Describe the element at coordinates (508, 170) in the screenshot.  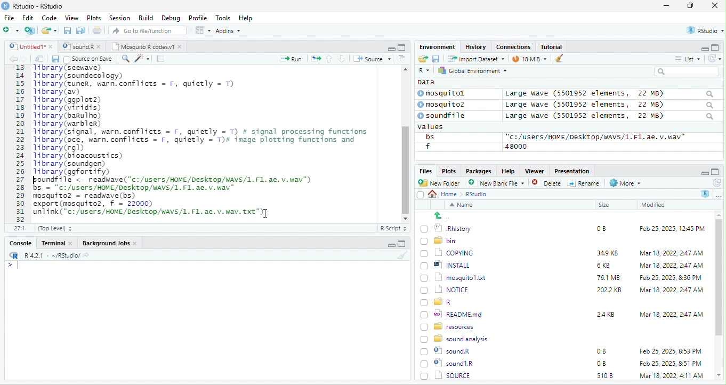
I see `Help` at that location.